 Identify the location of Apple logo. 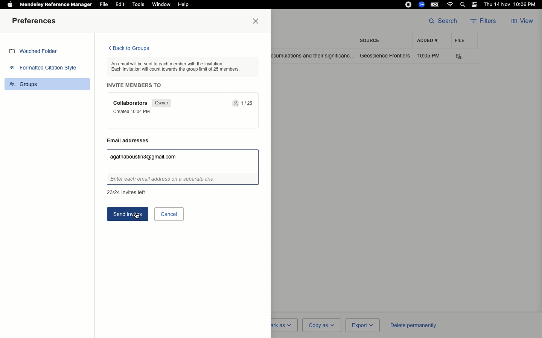
(10, 4).